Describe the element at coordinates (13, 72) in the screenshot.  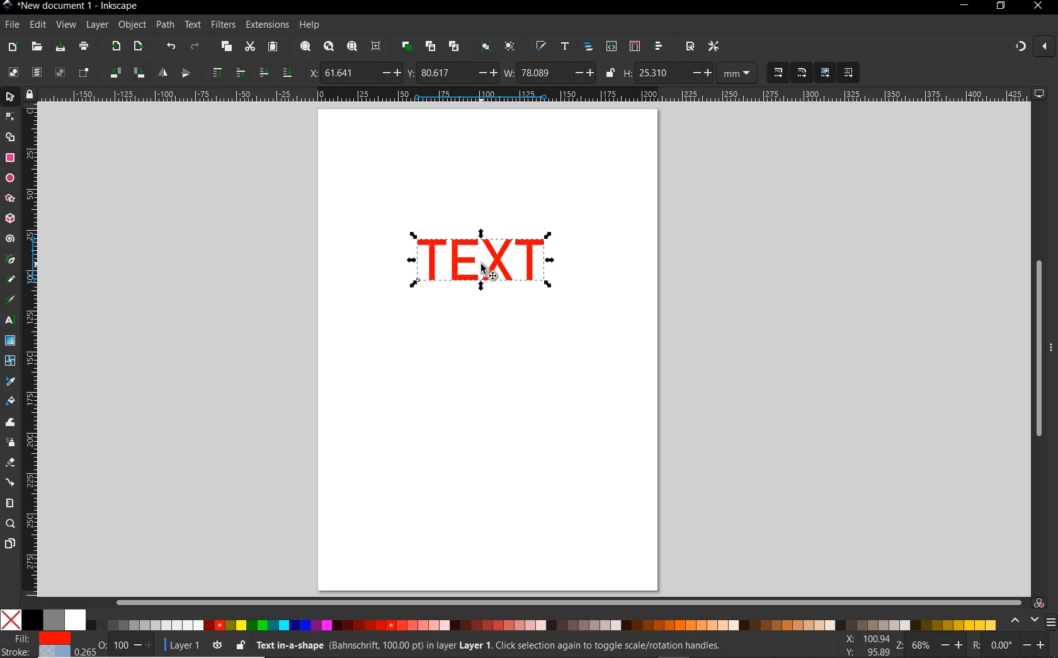
I see `select all` at that location.